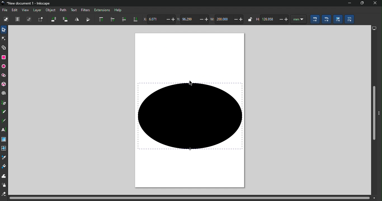 The image size is (382, 201). I want to click on Object flip vertical, so click(88, 20).